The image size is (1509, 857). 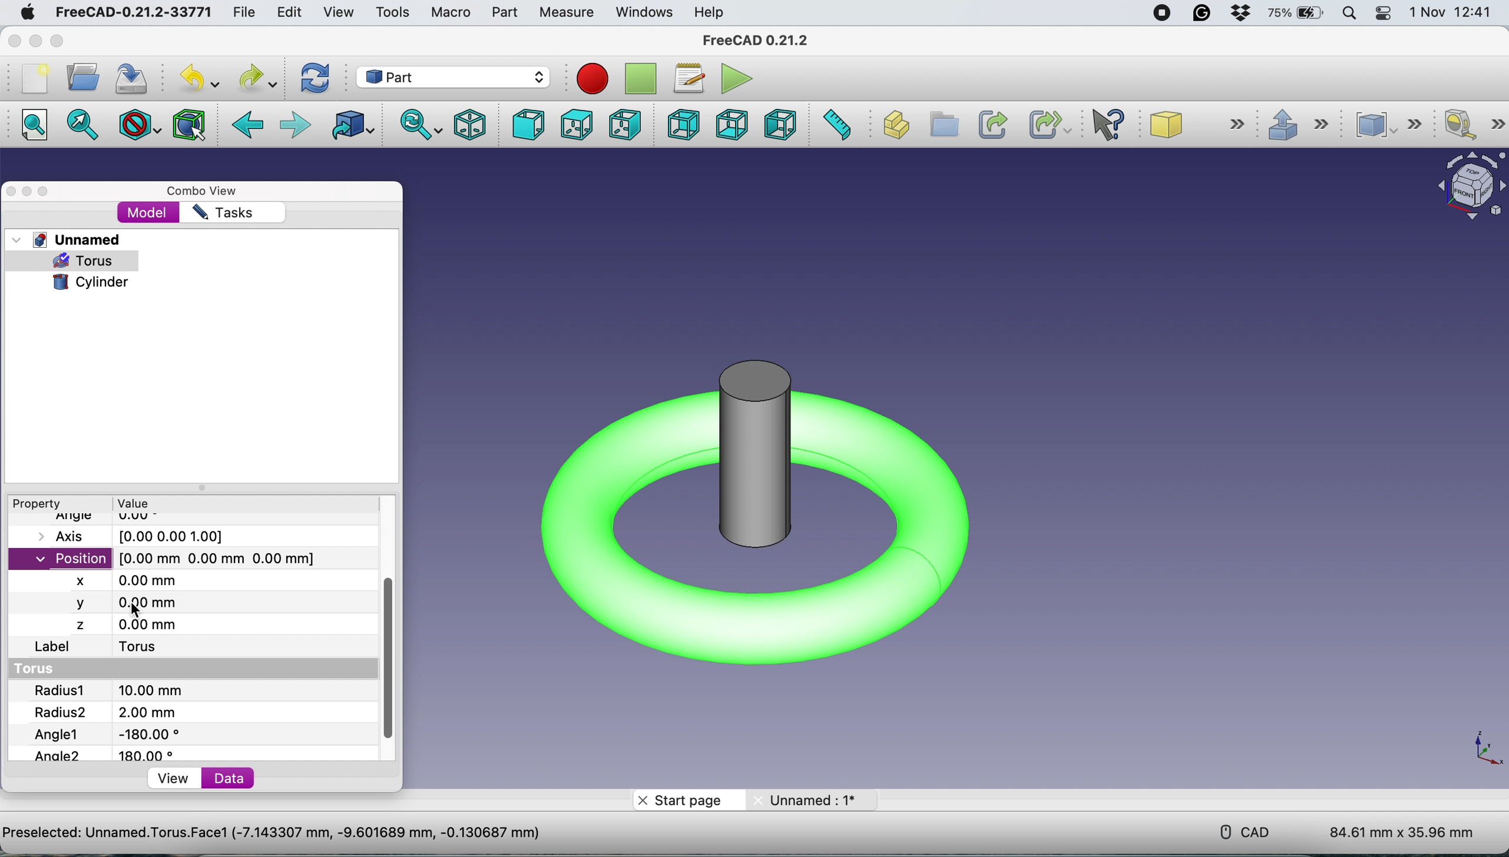 I want to click on fit all, so click(x=31, y=125).